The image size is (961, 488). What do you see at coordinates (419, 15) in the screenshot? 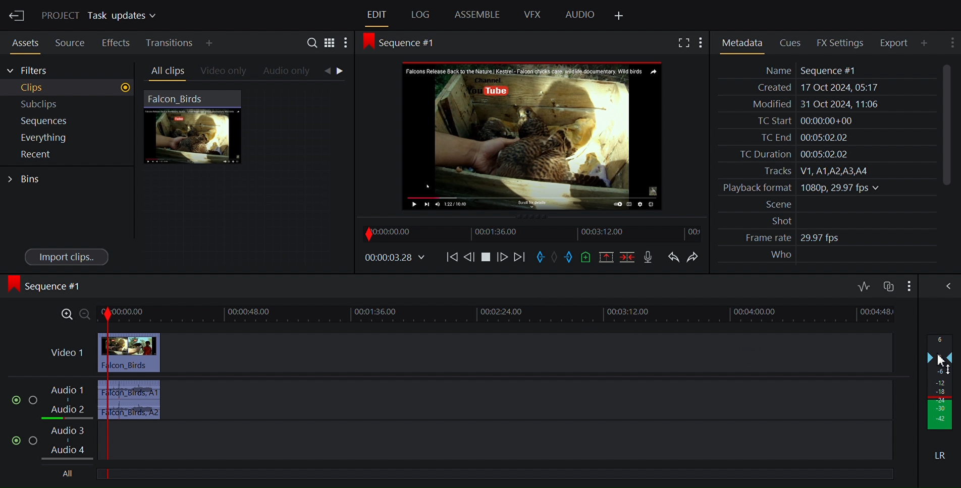
I see `Log` at bounding box center [419, 15].